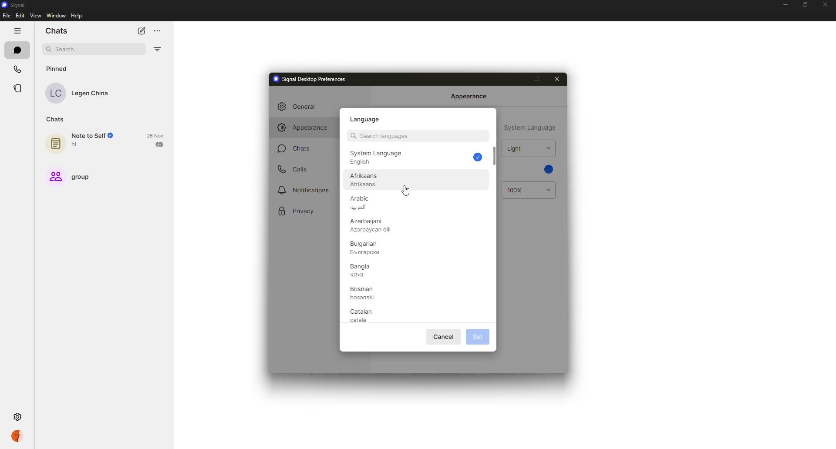 Image resolution: width=836 pixels, height=449 pixels. I want to click on chats, so click(295, 148).